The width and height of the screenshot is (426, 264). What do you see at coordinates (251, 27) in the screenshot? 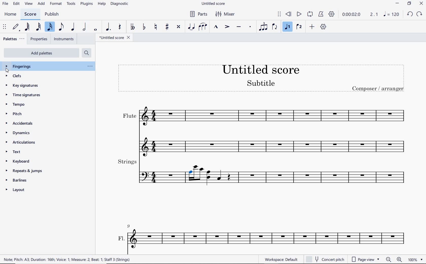
I see `staccato` at bounding box center [251, 27].